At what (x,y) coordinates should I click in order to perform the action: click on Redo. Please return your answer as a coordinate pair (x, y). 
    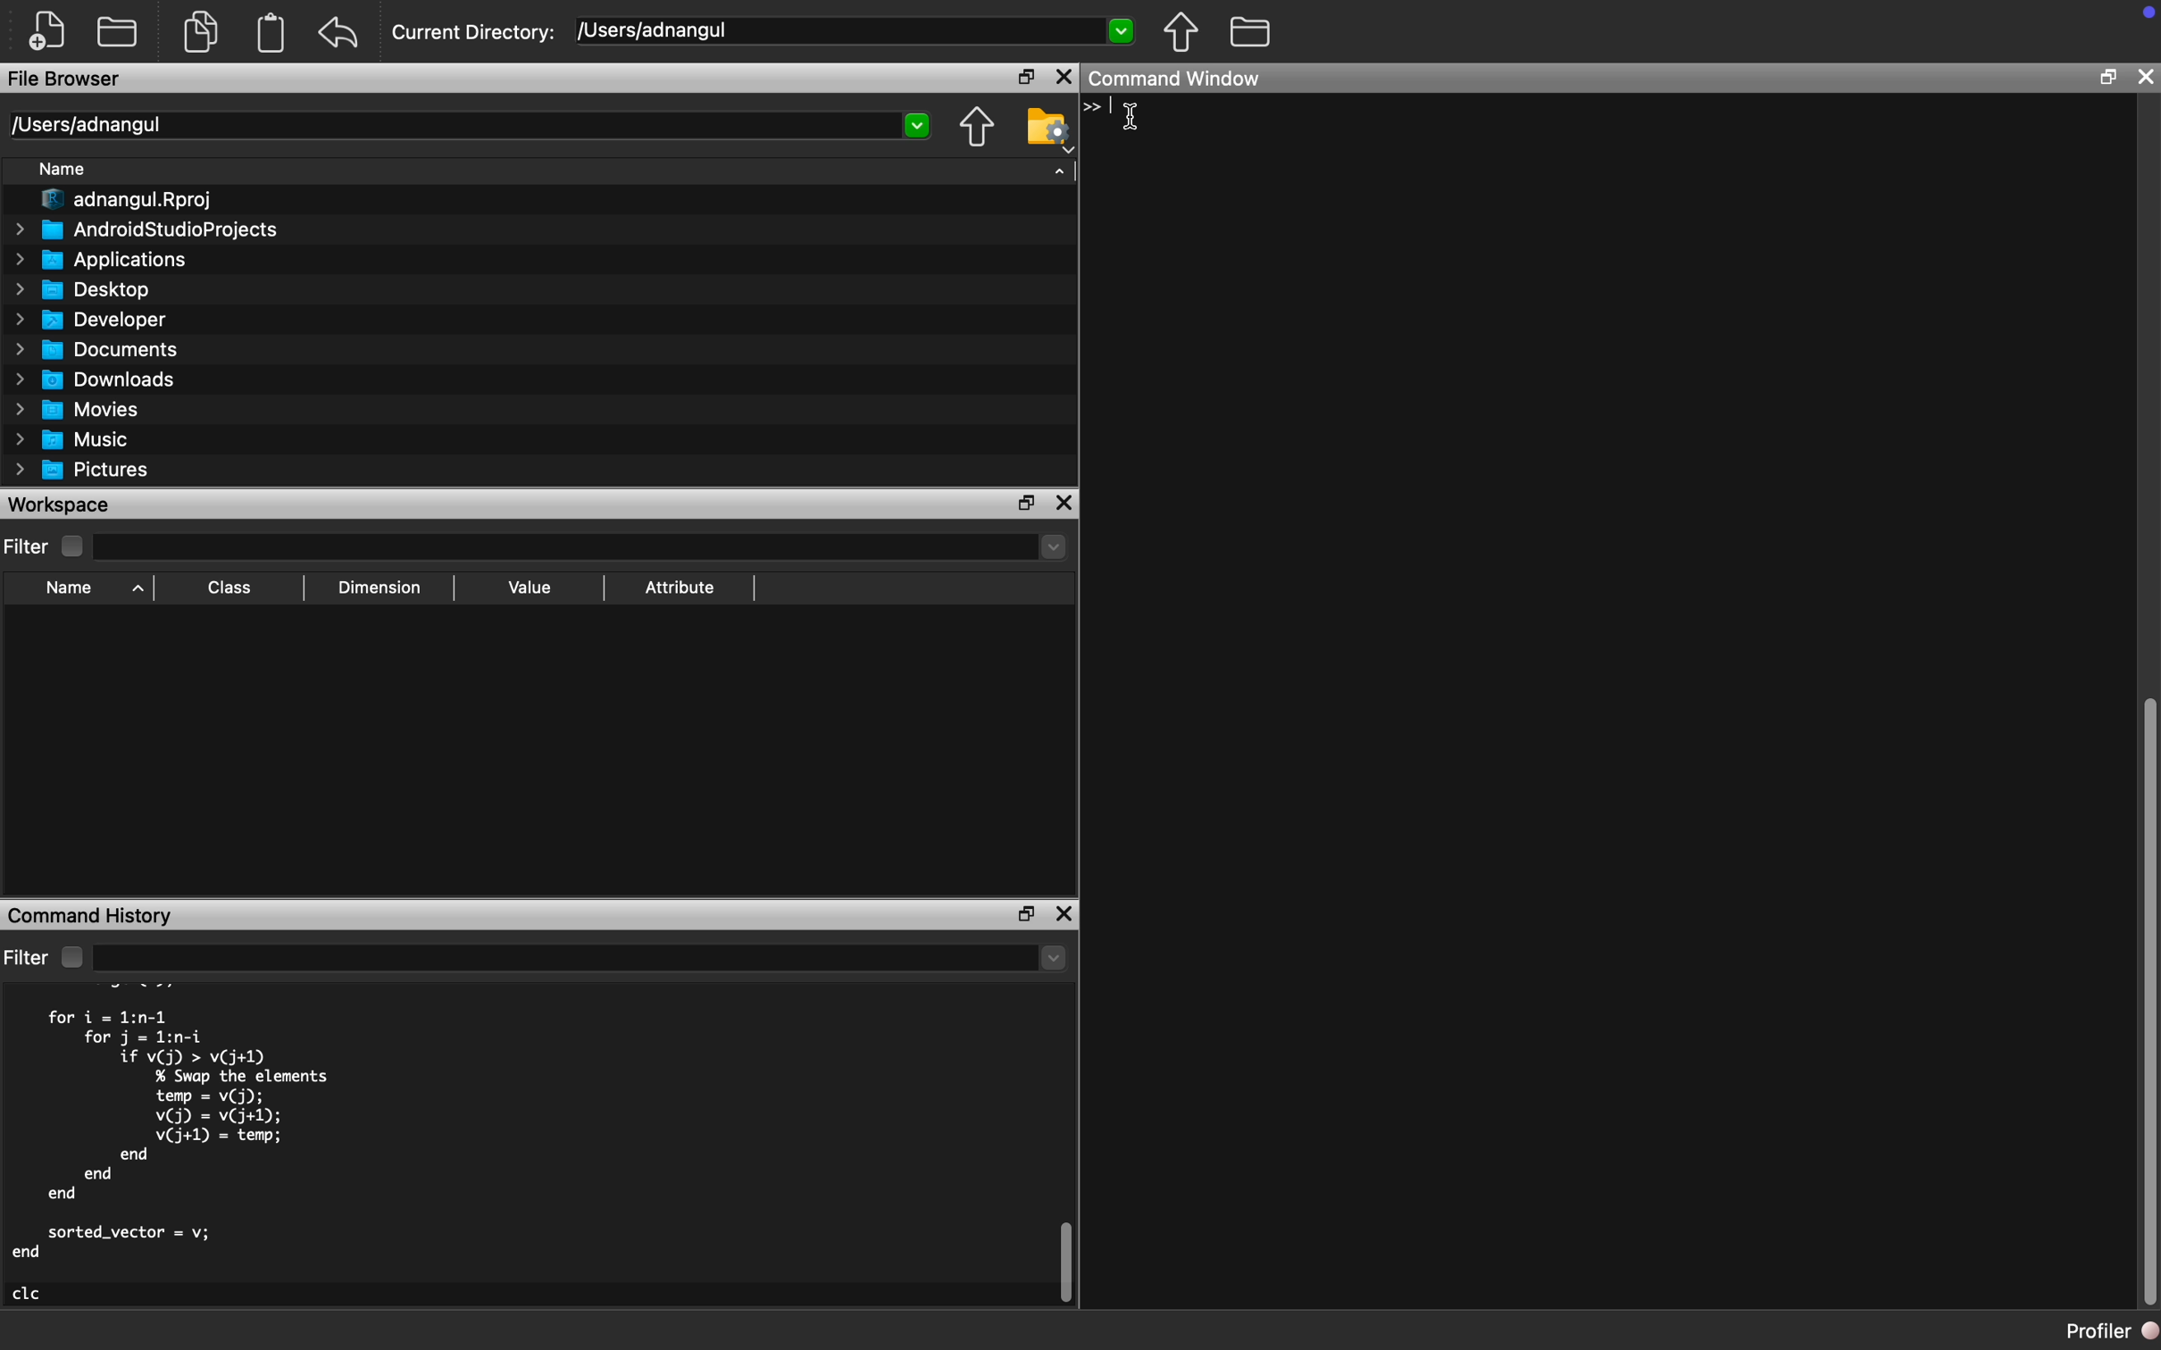
    Looking at the image, I should click on (340, 34).